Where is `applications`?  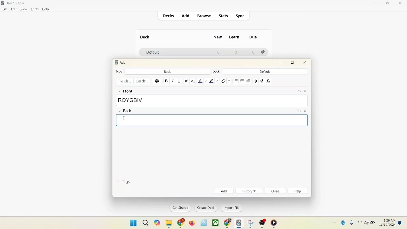
applications is located at coordinates (216, 223).